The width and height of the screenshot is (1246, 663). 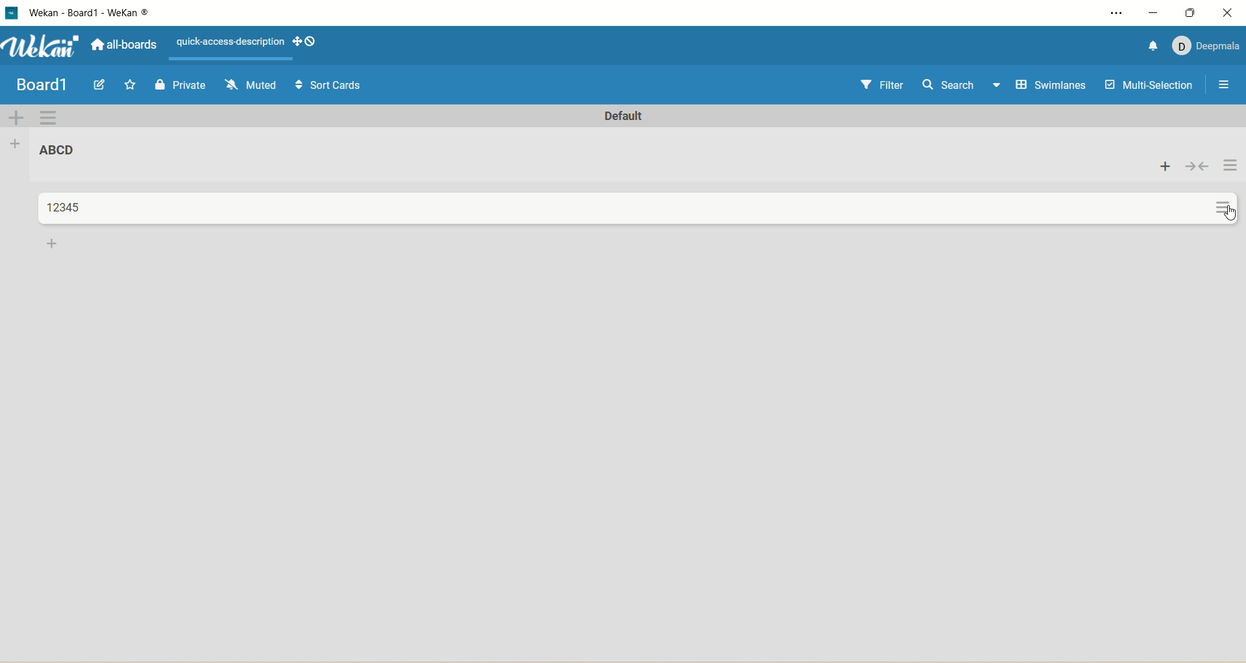 What do you see at coordinates (131, 84) in the screenshot?
I see `favorite` at bounding box center [131, 84].